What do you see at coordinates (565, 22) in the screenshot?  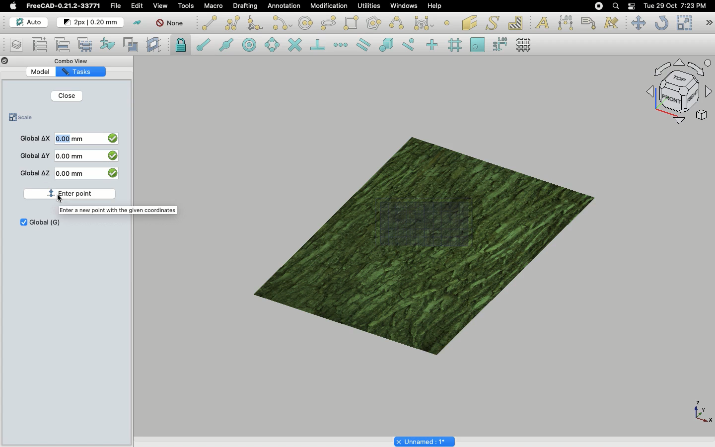 I see `Dimension` at bounding box center [565, 22].